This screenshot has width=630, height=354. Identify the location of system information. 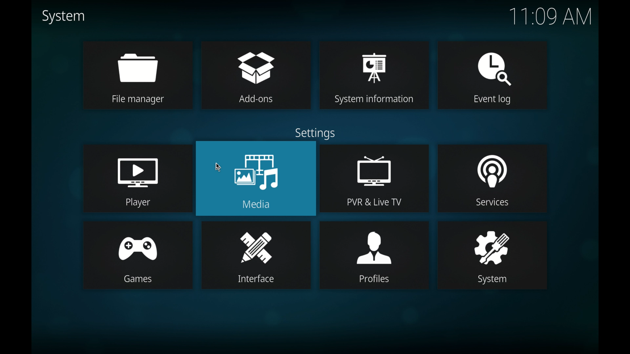
(374, 74).